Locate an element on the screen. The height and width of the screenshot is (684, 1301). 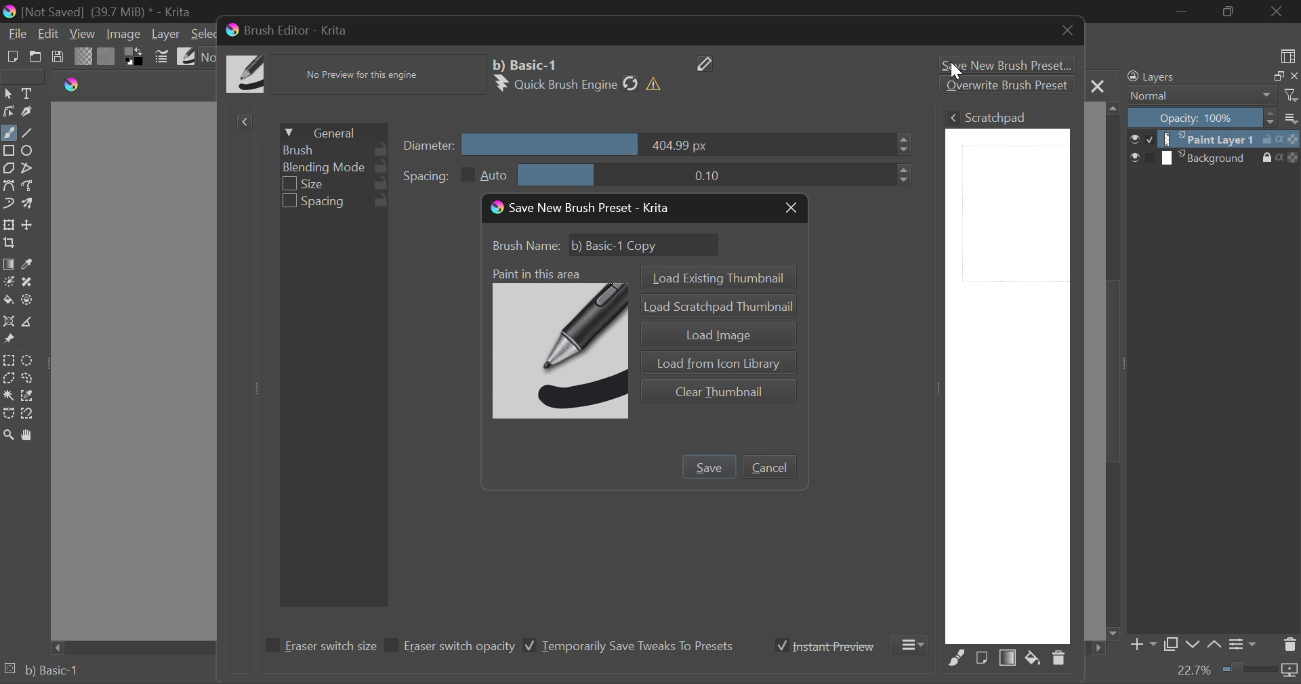
Measurement is located at coordinates (29, 321).